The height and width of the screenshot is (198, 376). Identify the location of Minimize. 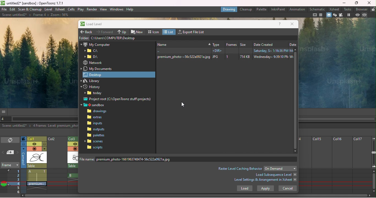
(344, 3).